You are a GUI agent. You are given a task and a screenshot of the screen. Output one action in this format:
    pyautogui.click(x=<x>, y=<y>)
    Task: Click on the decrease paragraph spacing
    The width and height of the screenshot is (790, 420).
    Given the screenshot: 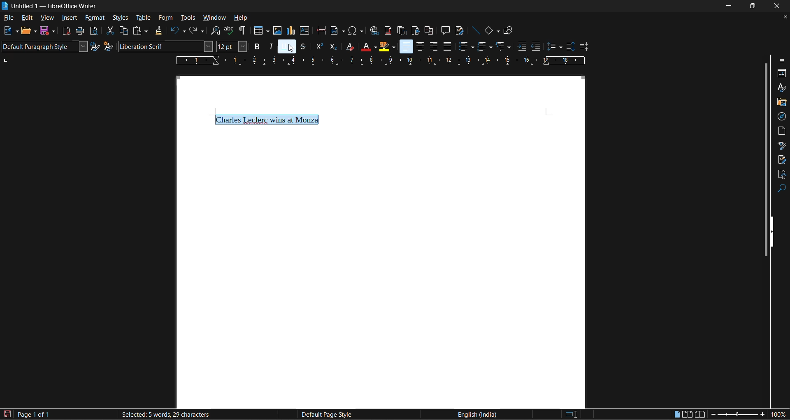 What is the action you would take?
    pyautogui.click(x=584, y=47)
    